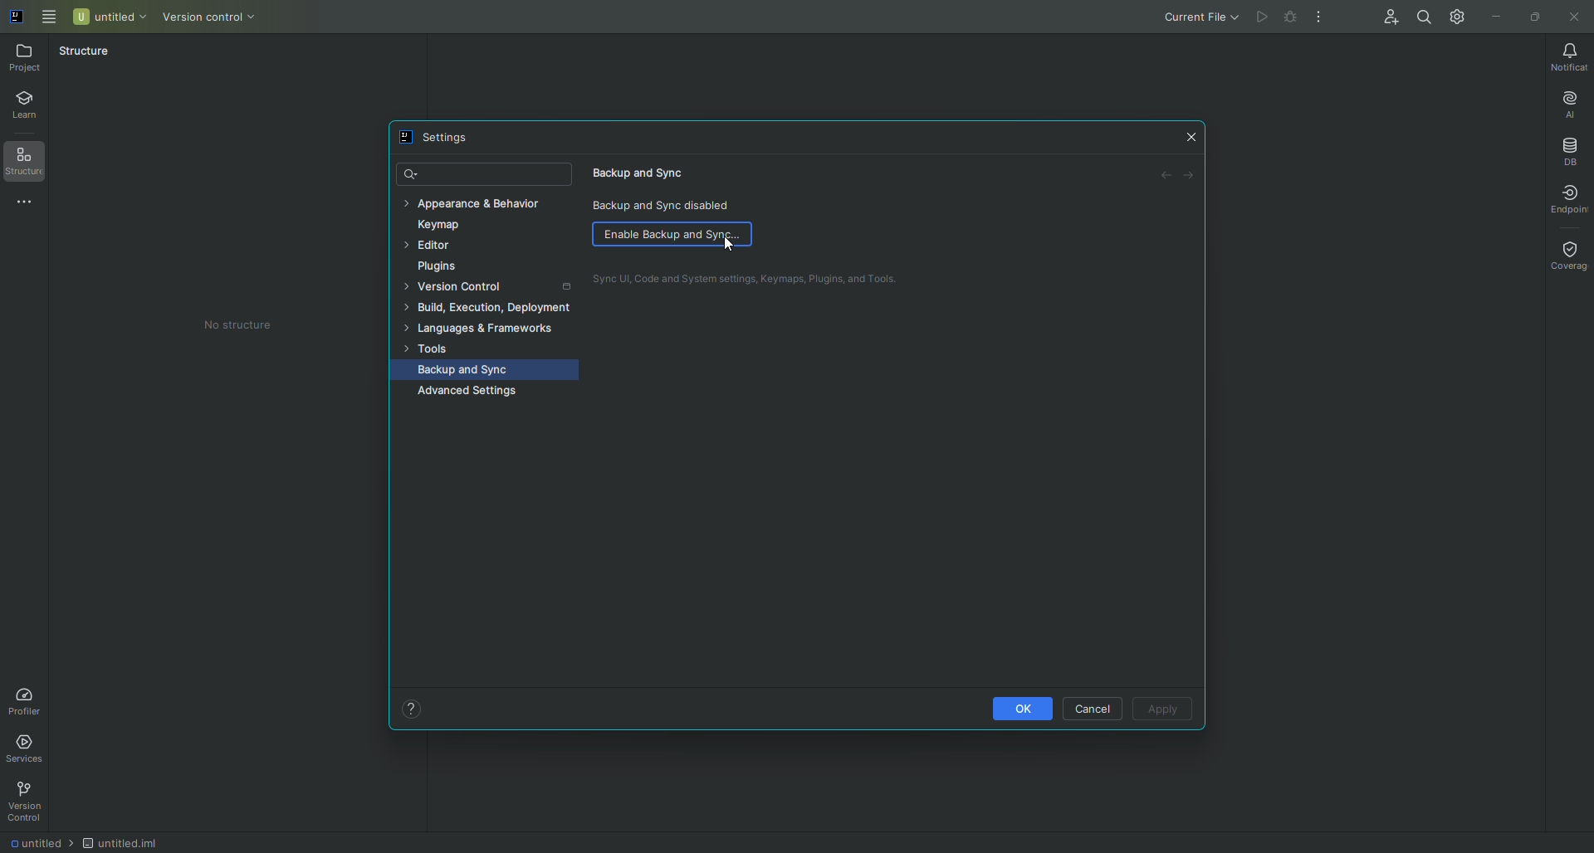 This screenshot has width=1594, height=853. I want to click on Endpoint, so click(1562, 198).